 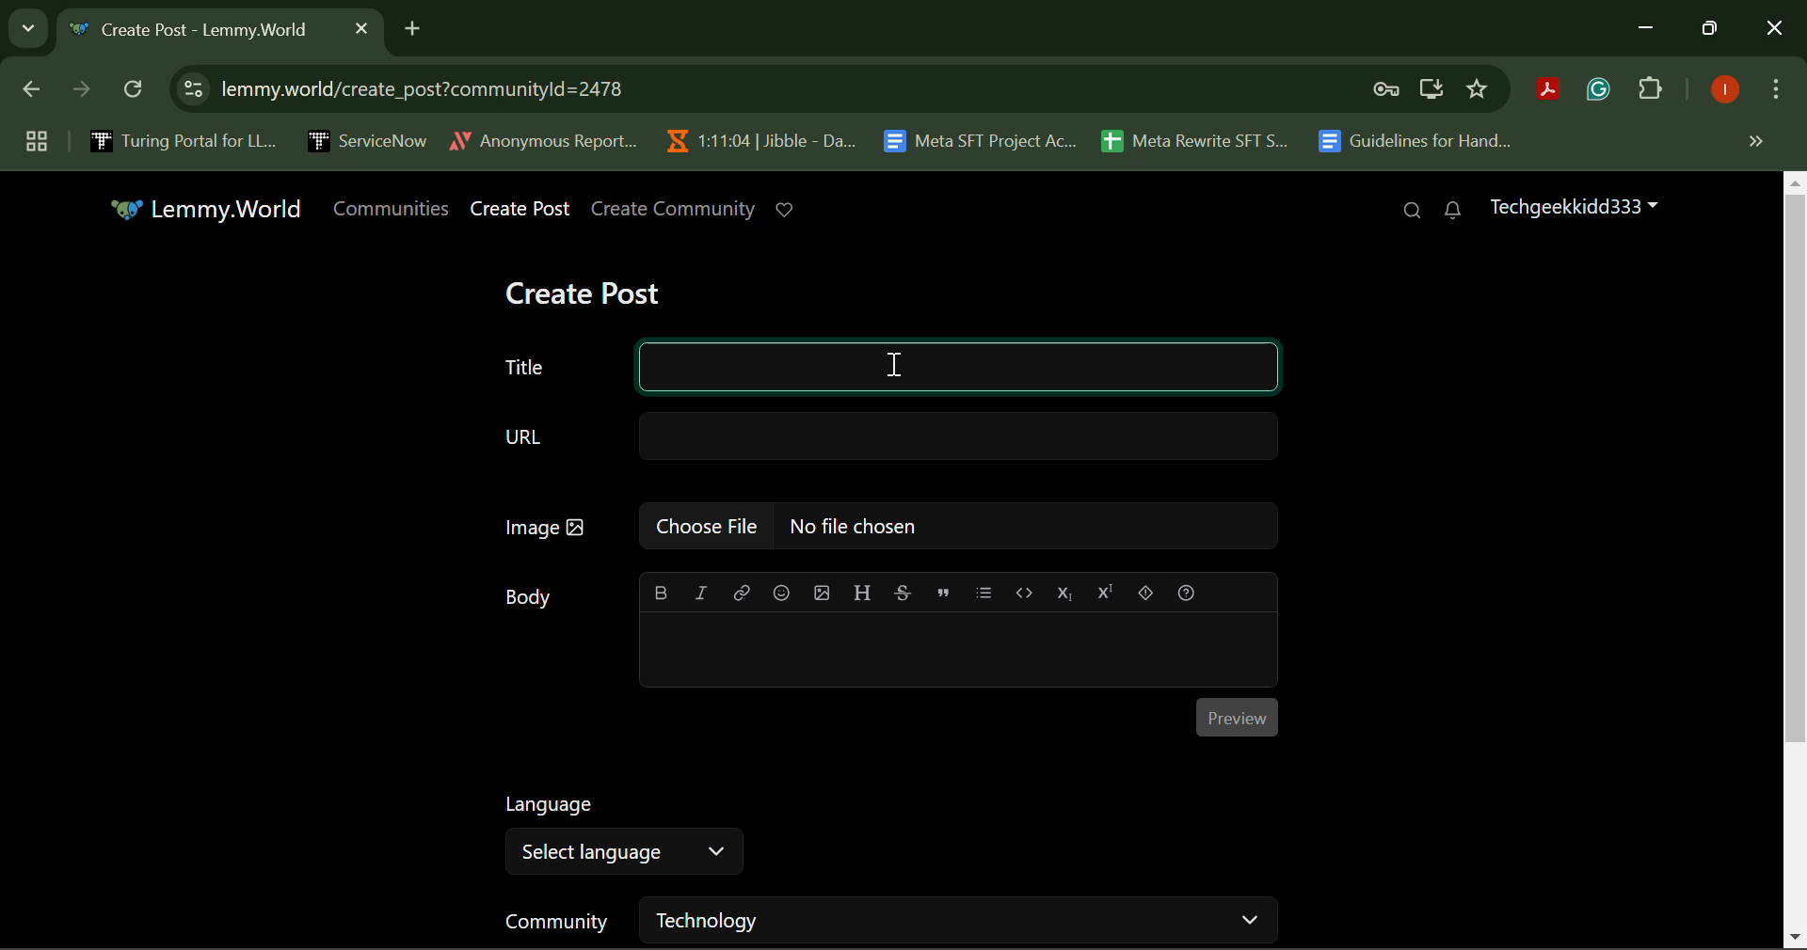 What do you see at coordinates (1451, 211) in the screenshot?
I see `Notifications` at bounding box center [1451, 211].